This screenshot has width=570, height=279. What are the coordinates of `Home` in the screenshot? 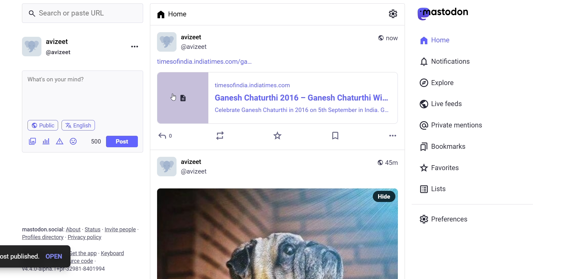 It's located at (440, 41).